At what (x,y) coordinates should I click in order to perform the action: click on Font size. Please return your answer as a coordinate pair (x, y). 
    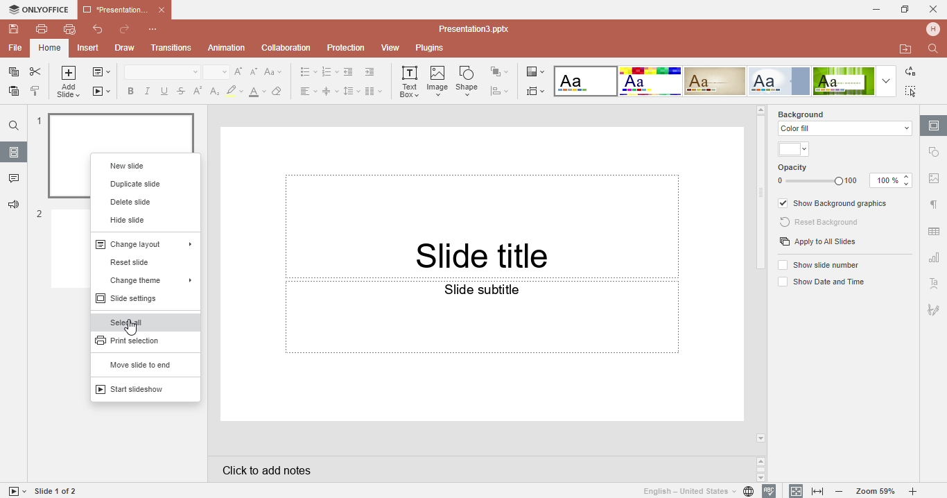
    Looking at the image, I should click on (217, 72).